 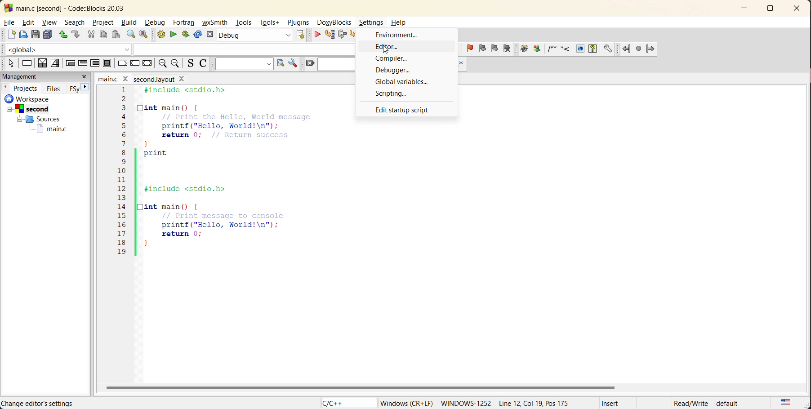 What do you see at coordinates (102, 34) in the screenshot?
I see `copy` at bounding box center [102, 34].